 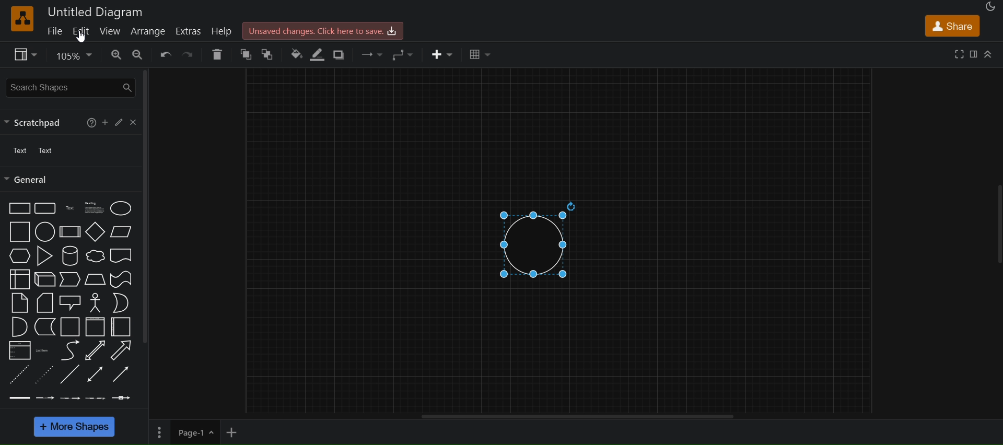 What do you see at coordinates (319, 54) in the screenshot?
I see `line color` at bounding box center [319, 54].